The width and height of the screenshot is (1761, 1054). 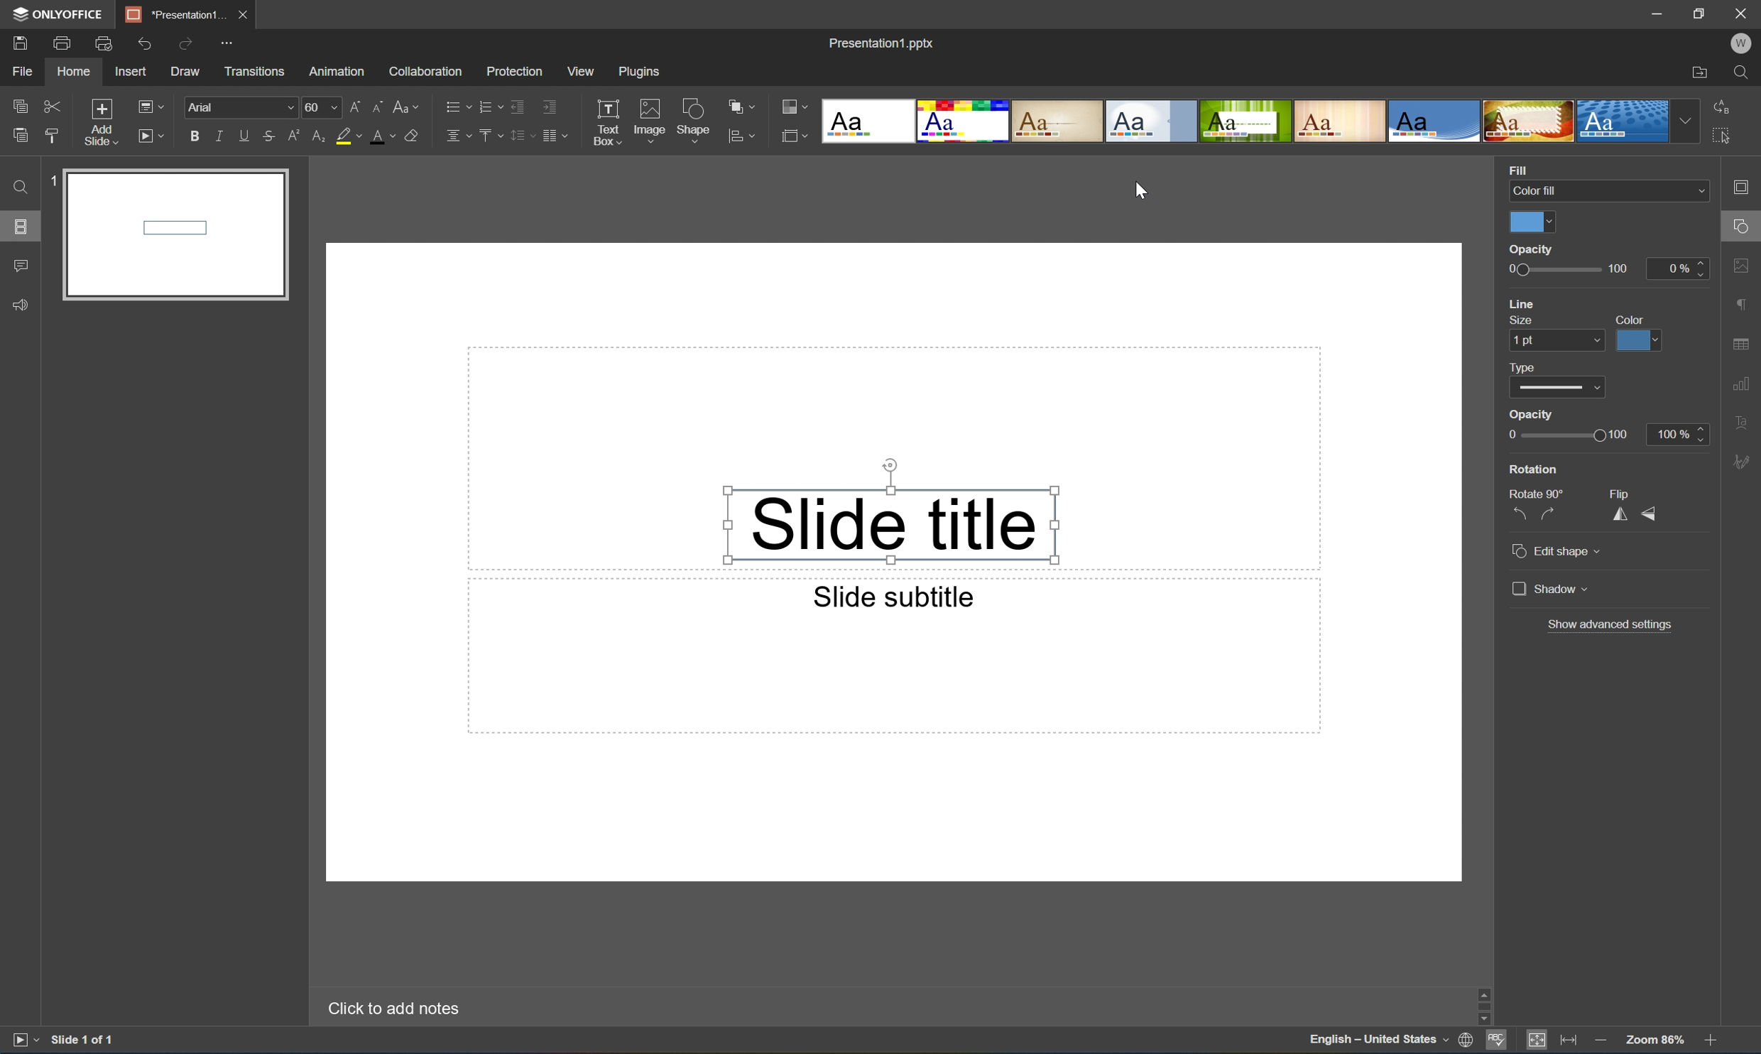 I want to click on Slides, so click(x=20, y=225).